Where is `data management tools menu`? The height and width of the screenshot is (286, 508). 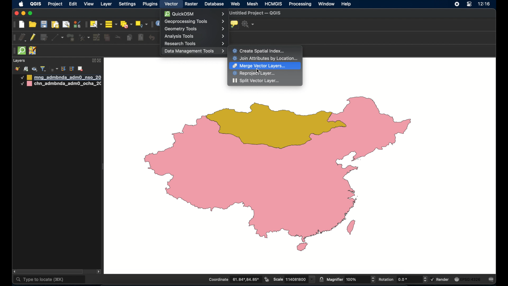
data management tools menu is located at coordinates (194, 52).